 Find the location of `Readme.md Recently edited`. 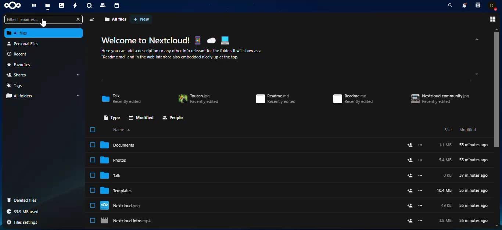

Readme.md Recently edited is located at coordinates (353, 99).